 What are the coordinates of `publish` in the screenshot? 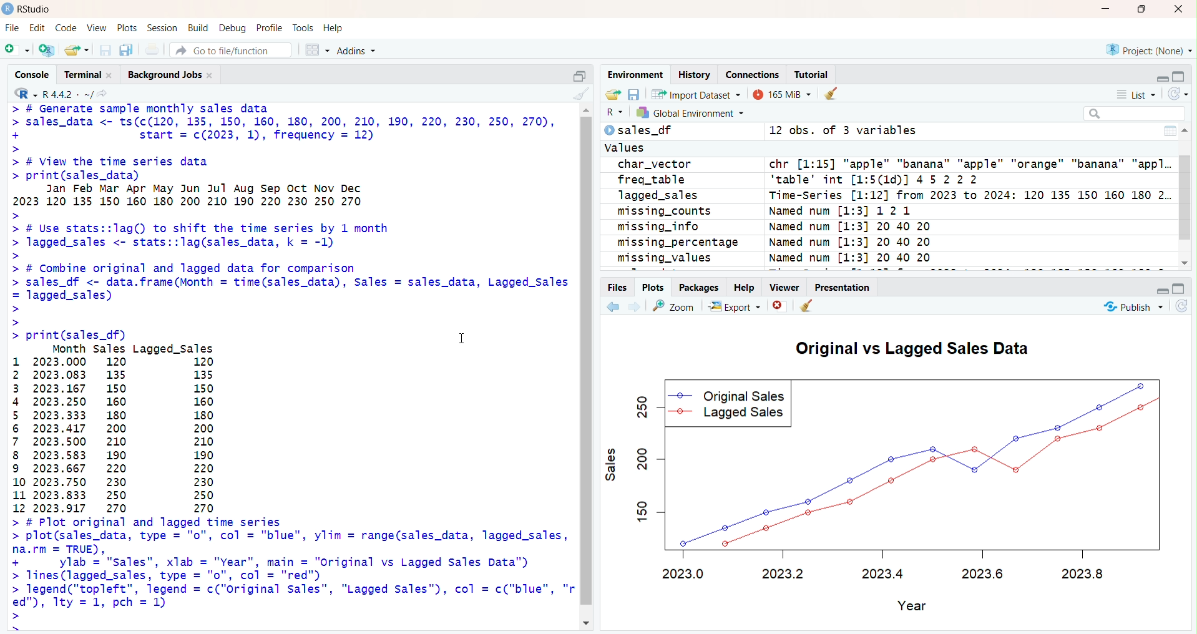 It's located at (1128, 306).